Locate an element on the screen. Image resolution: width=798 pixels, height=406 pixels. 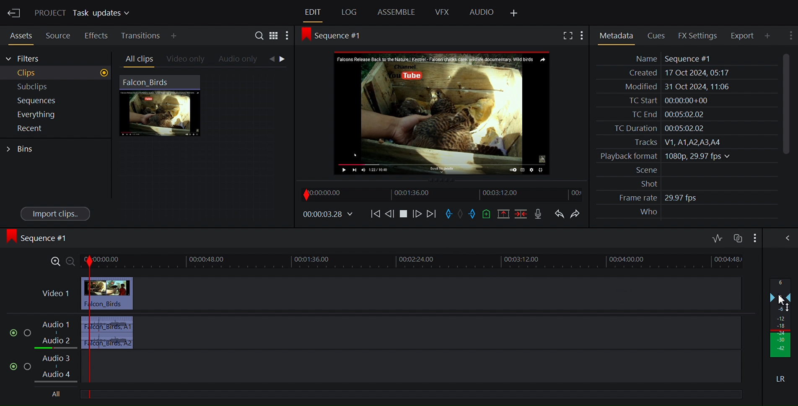
Tracks V1, A1,A2,A3,A4 is located at coordinates (673, 142).